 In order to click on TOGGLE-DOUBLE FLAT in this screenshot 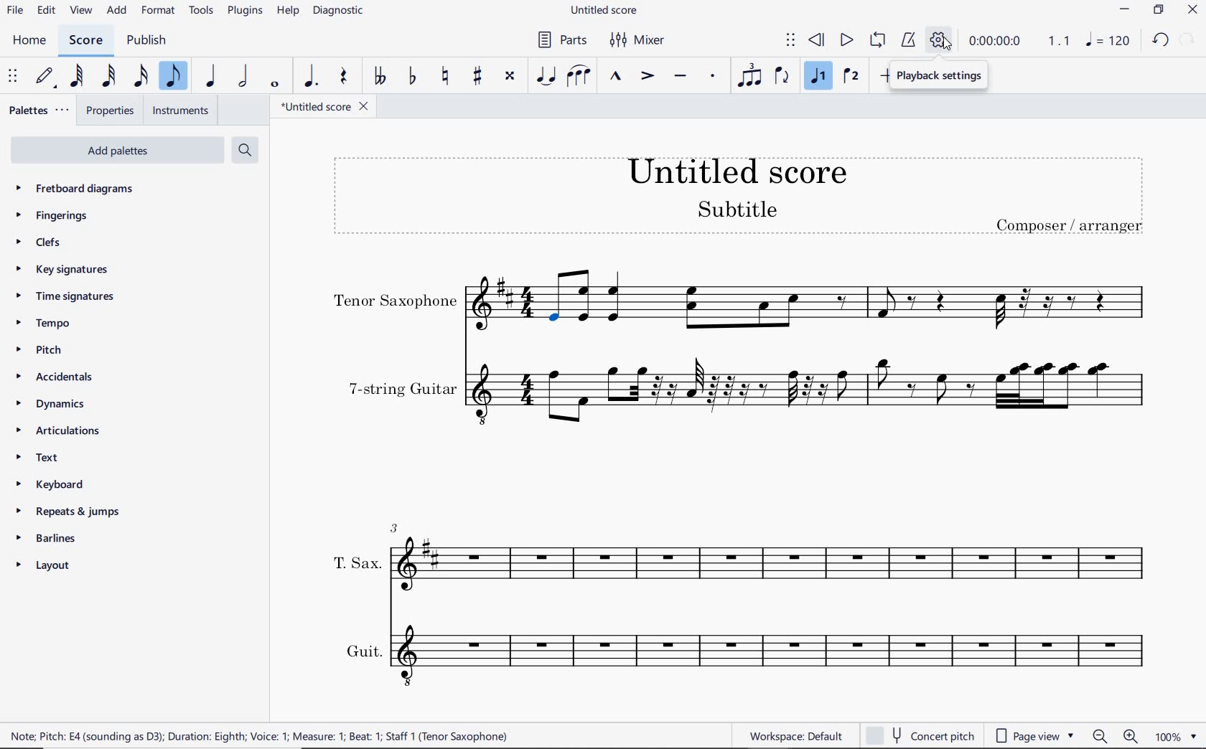, I will do `click(379, 77)`.